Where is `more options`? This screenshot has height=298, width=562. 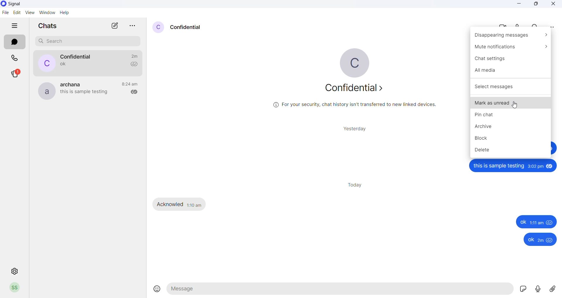 more options is located at coordinates (553, 27).